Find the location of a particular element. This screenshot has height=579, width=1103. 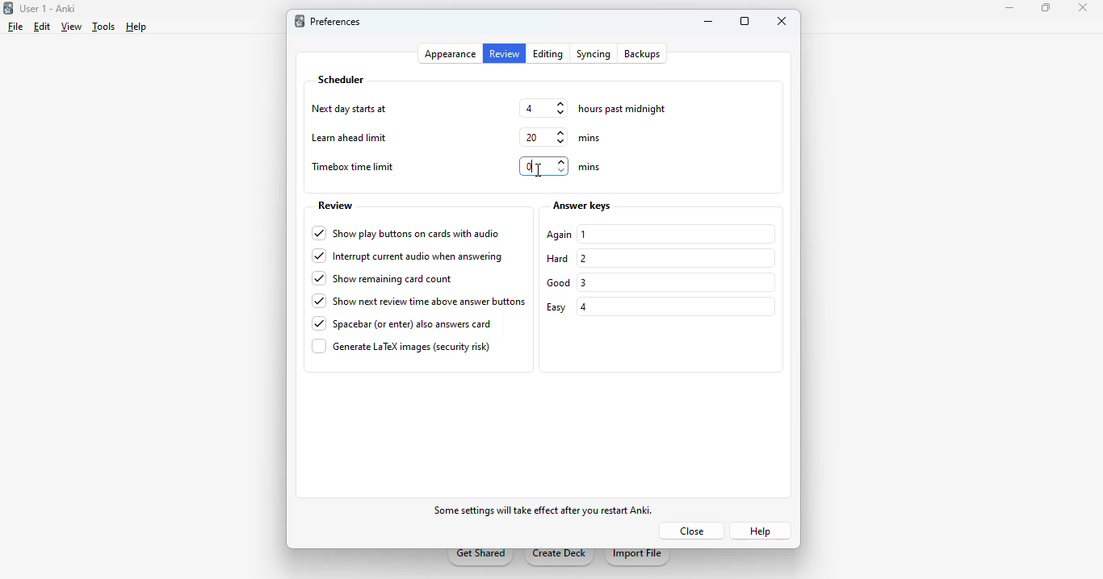

generate LaTex images (security risk) is located at coordinates (401, 346).